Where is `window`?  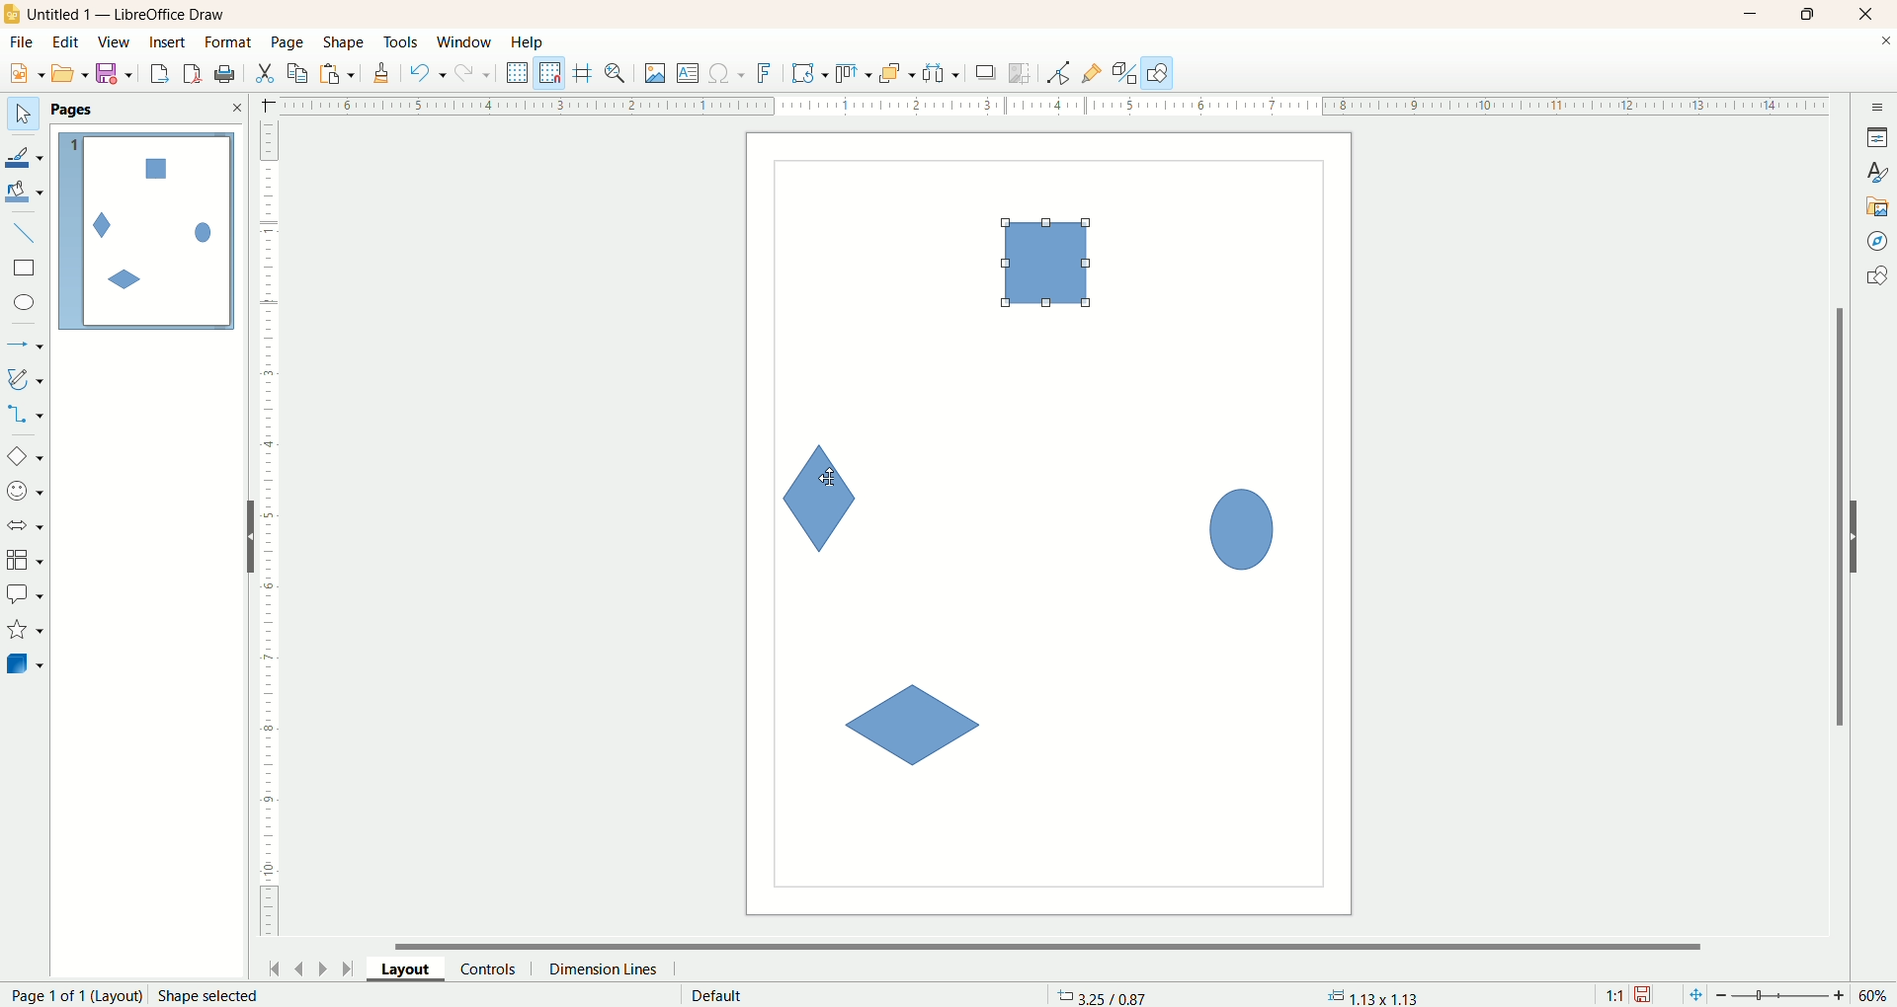
window is located at coordinates (469, 43).